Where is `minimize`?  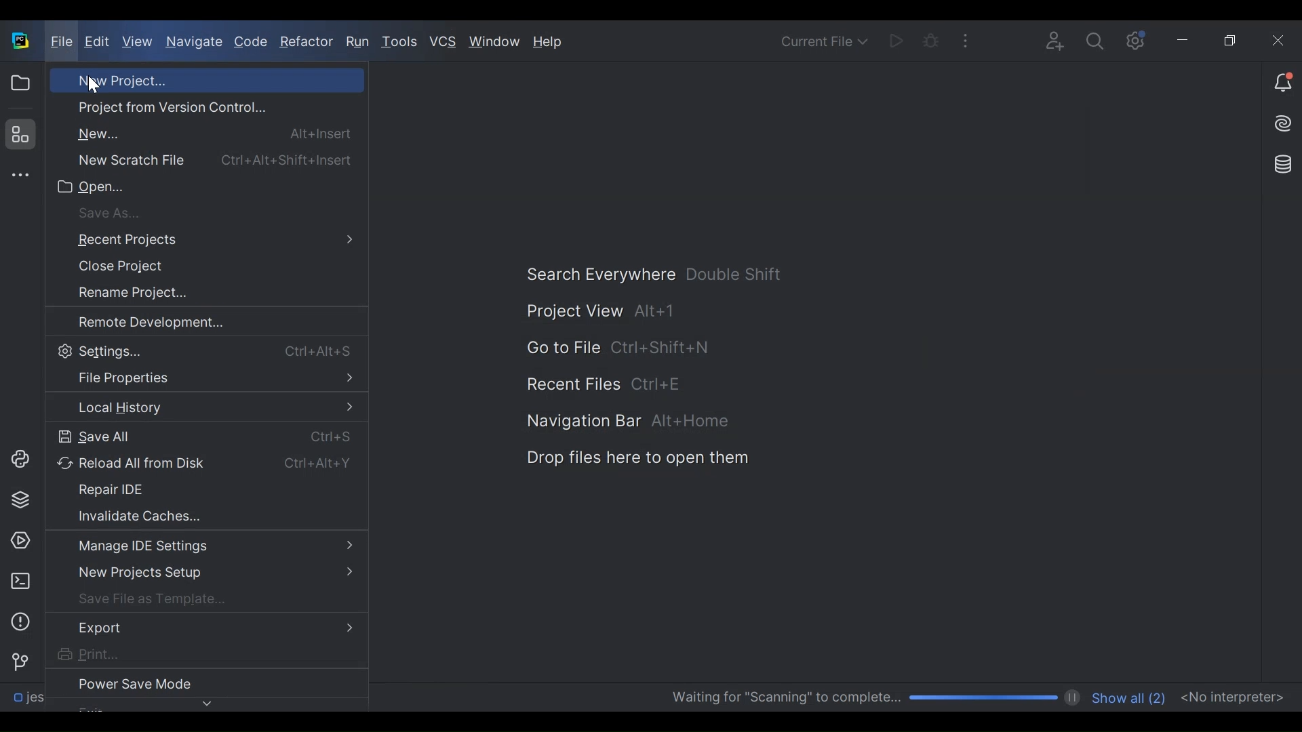
minimize is located at coordinates (1185, 40).